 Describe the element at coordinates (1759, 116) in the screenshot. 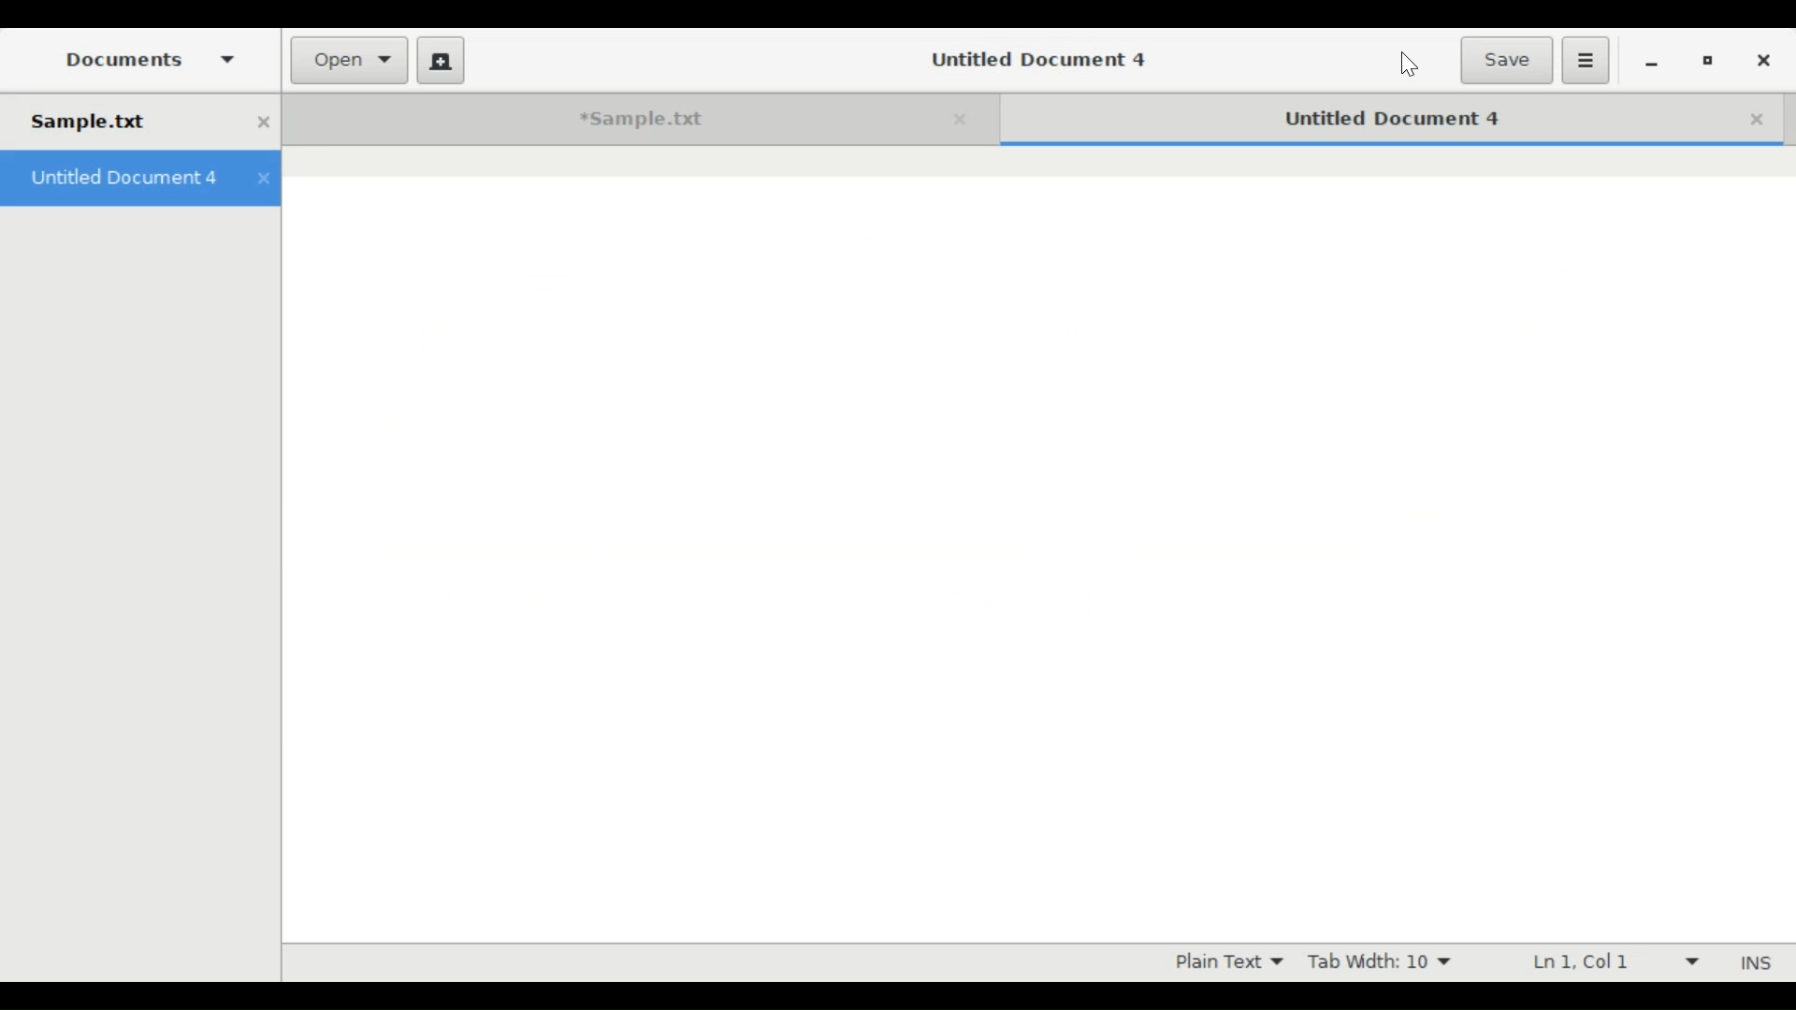

I see `Close` at that location.